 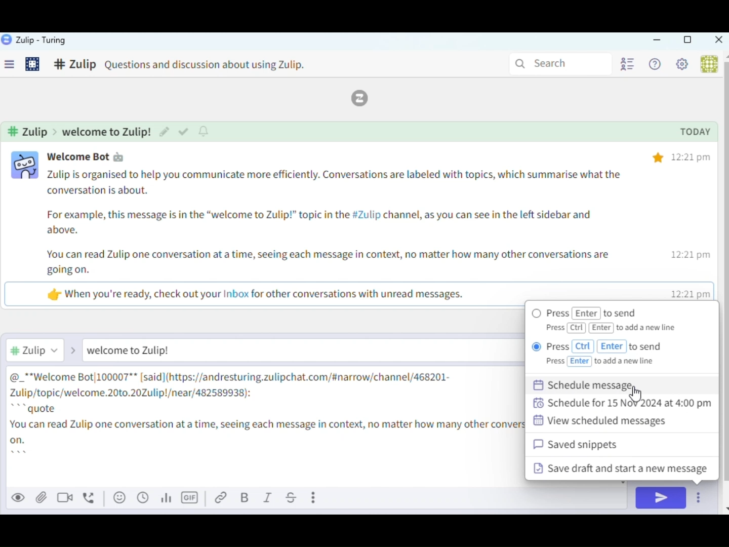 What do you see at coordinates (724, 505) in the screenshot?
I see `Down` at bounding box center [724, 505].